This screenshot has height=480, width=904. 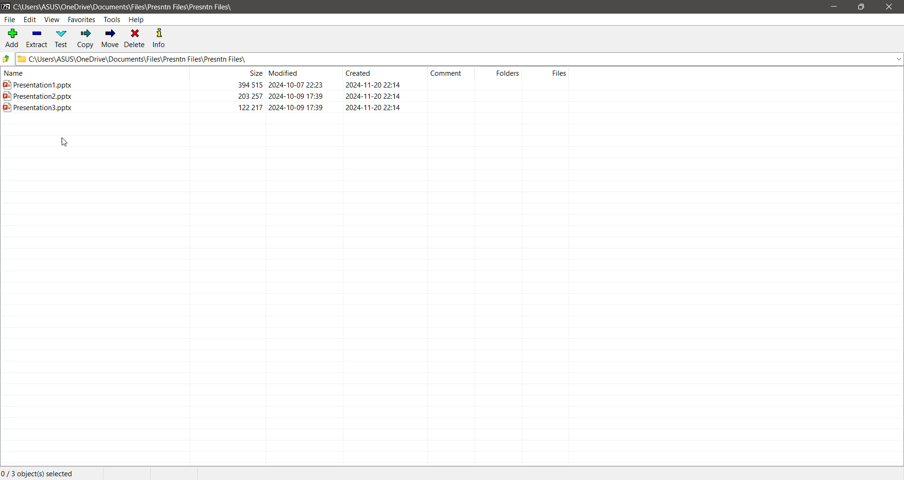 What do you see at coordinates (284, 72) in the screenshot?
I see `modified` at bounding box center [284, 72].